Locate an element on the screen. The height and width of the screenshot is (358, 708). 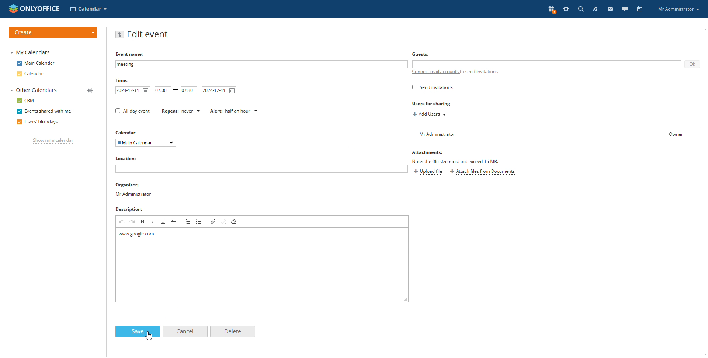
Repeat: is located at coordinates (167, 111).